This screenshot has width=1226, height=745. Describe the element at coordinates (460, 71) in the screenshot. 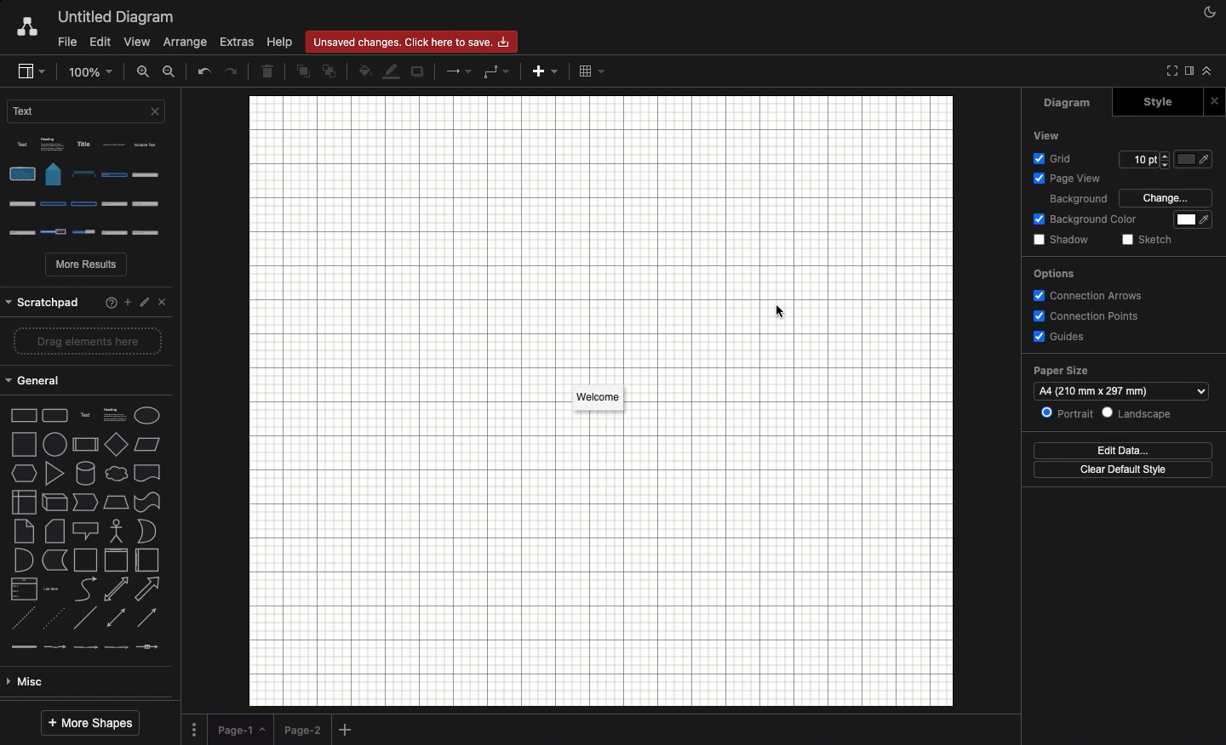

I see `Arrow` at that location.